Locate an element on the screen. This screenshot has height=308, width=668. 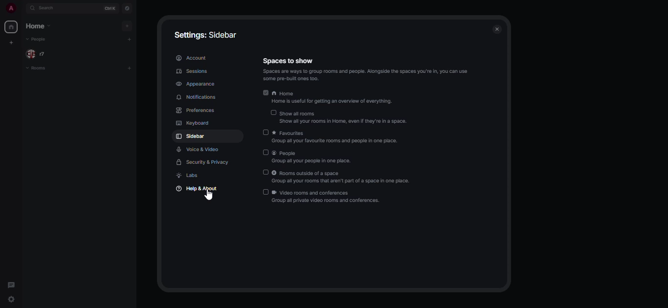
favorites group all your favorite rooms and people in one place is located at coordinates (339, 137).